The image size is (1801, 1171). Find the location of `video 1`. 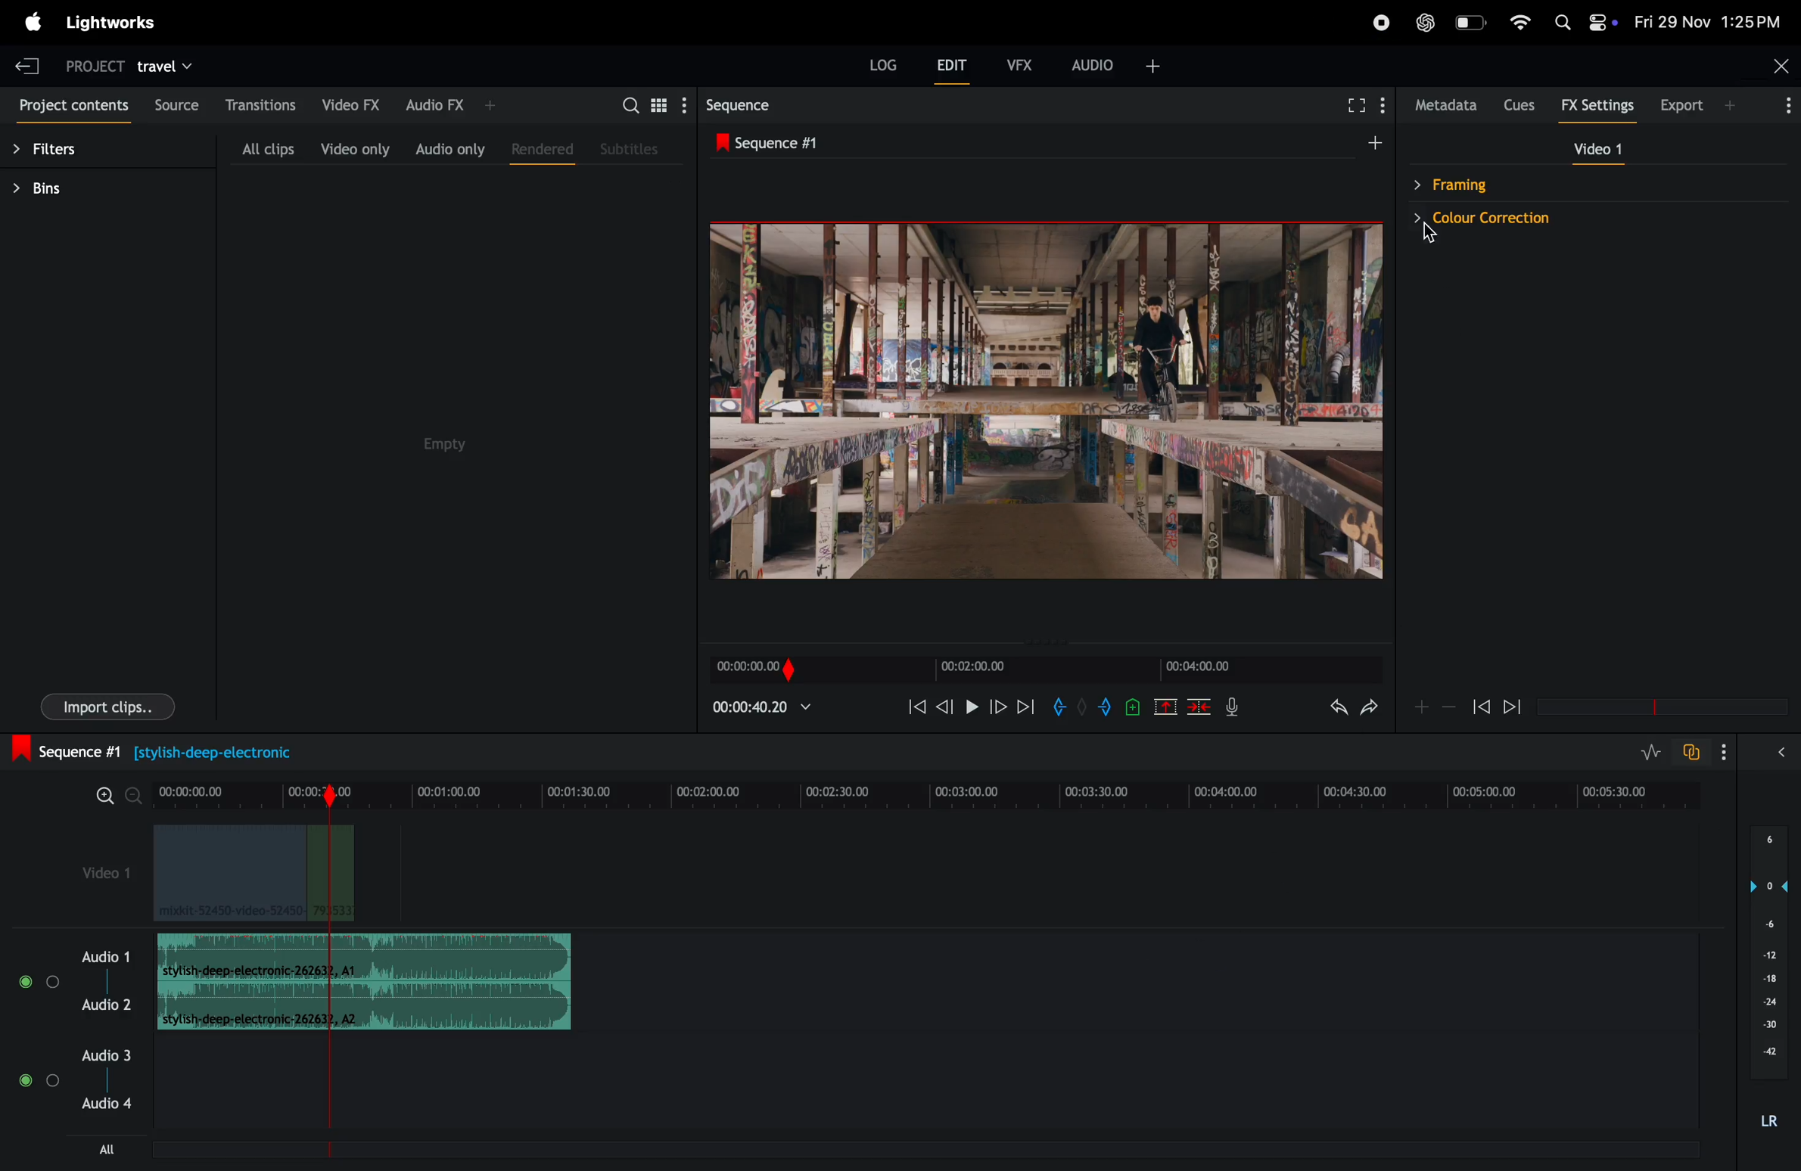

video 1 is located at coordinates (1592, 148).